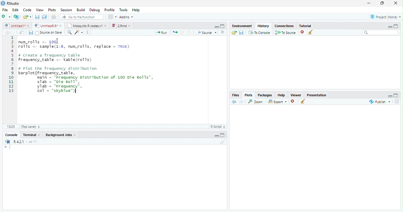  What do you see at coordinates (81, 10) in the screenshot?
I see `Build` at bounding box center [81, 10].